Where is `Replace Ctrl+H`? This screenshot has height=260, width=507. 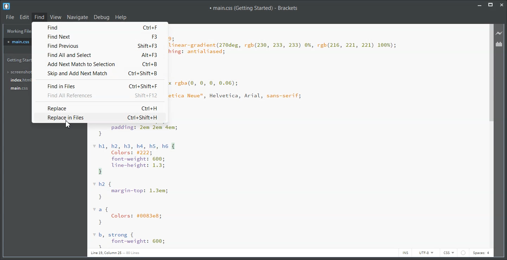
Replace Ctrl+H is located at coordinates (102, 108).